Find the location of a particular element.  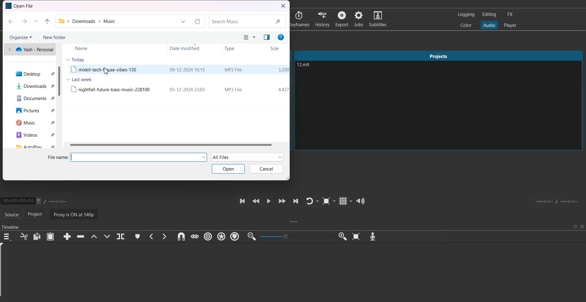

Switch to the Editing layout is located at coordinates (489, 14).